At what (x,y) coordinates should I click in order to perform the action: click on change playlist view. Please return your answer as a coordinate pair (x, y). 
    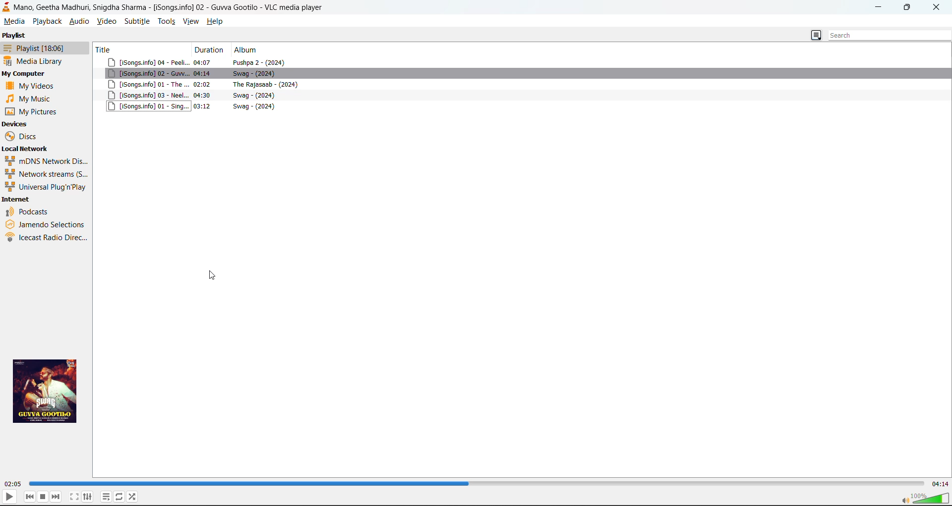
    Looking at the image, I should click on (816, 36).